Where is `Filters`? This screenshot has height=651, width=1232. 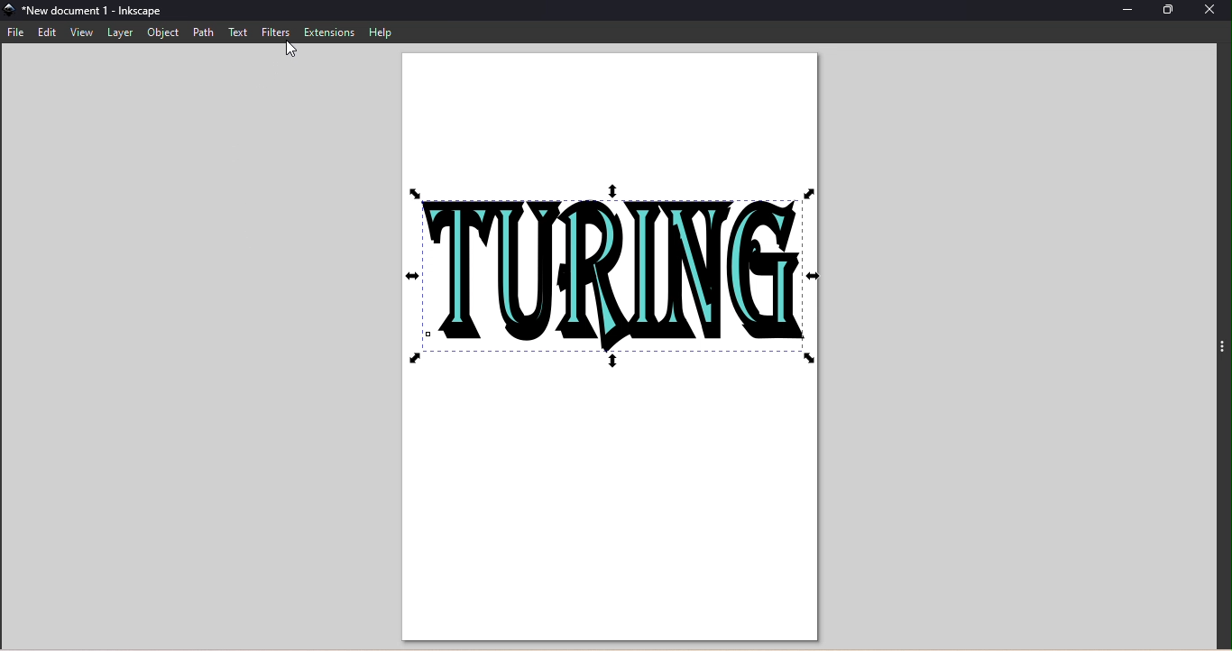
Filters is located at coordinates (277, 33).